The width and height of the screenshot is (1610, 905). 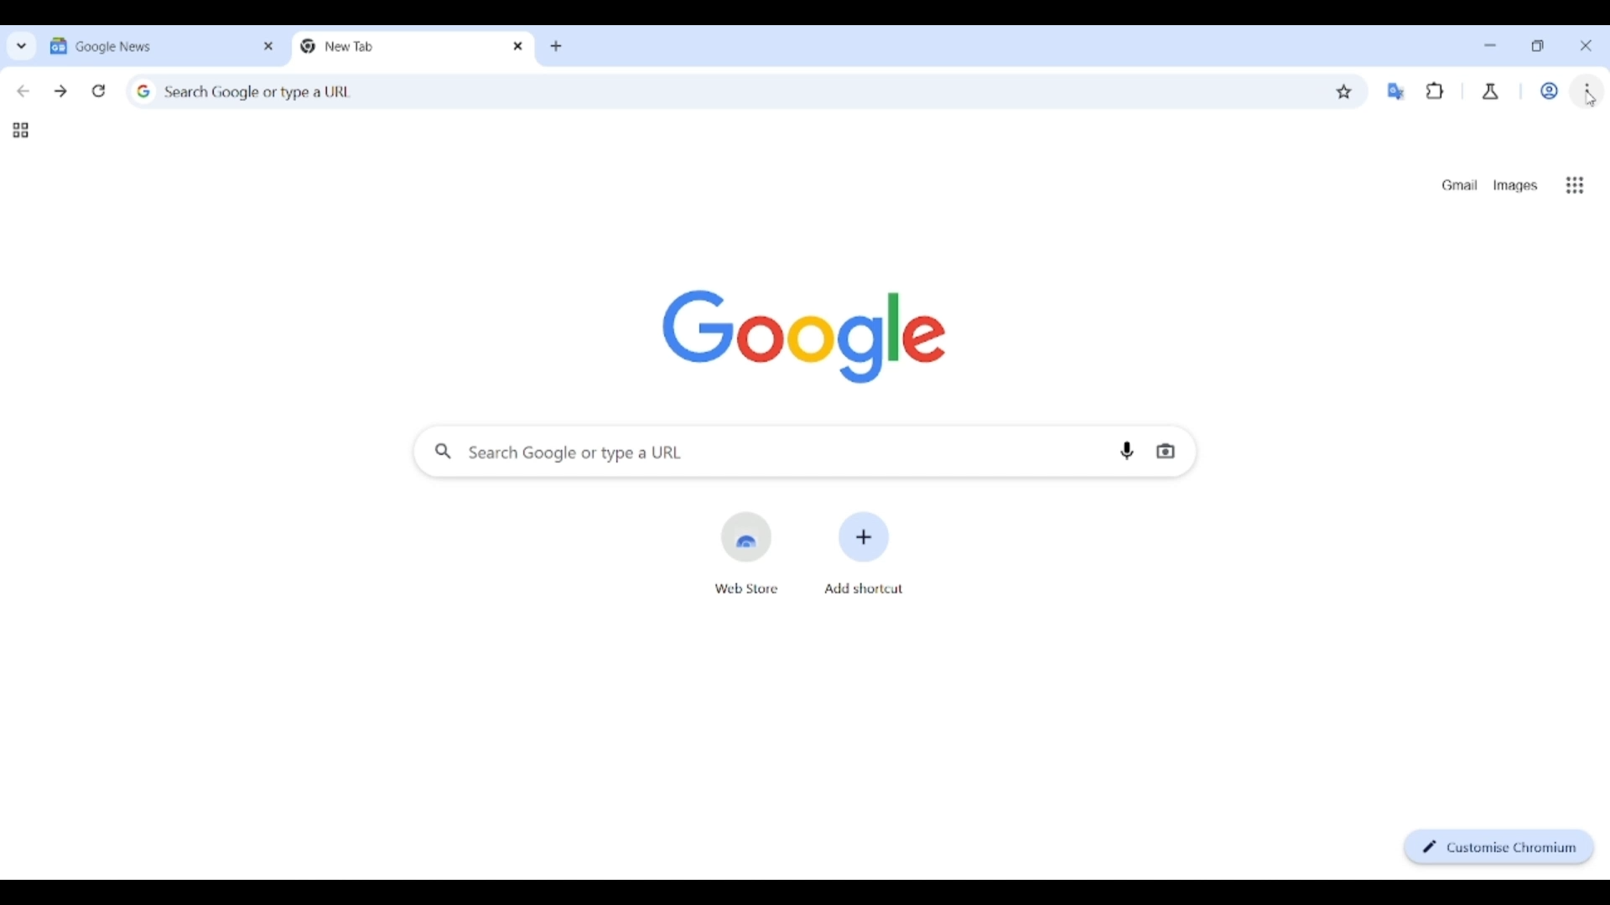 I want to click on Open web store, so click(x=746, y=553).